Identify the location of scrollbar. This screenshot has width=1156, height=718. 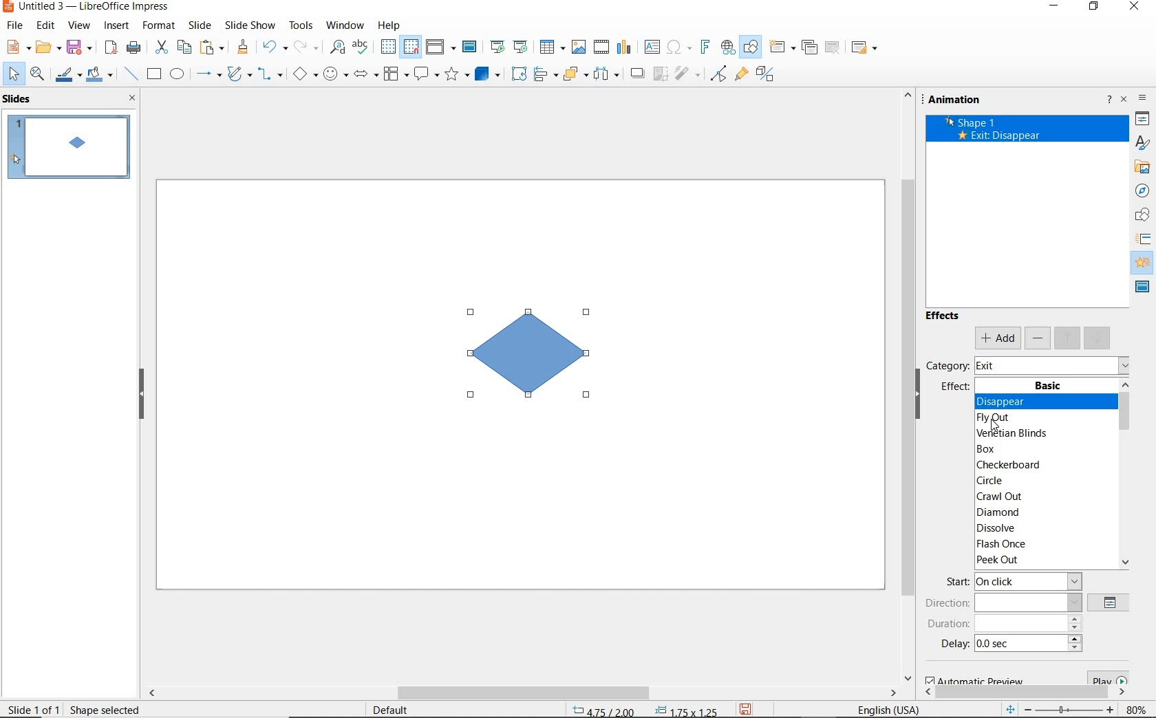
(902, 385).